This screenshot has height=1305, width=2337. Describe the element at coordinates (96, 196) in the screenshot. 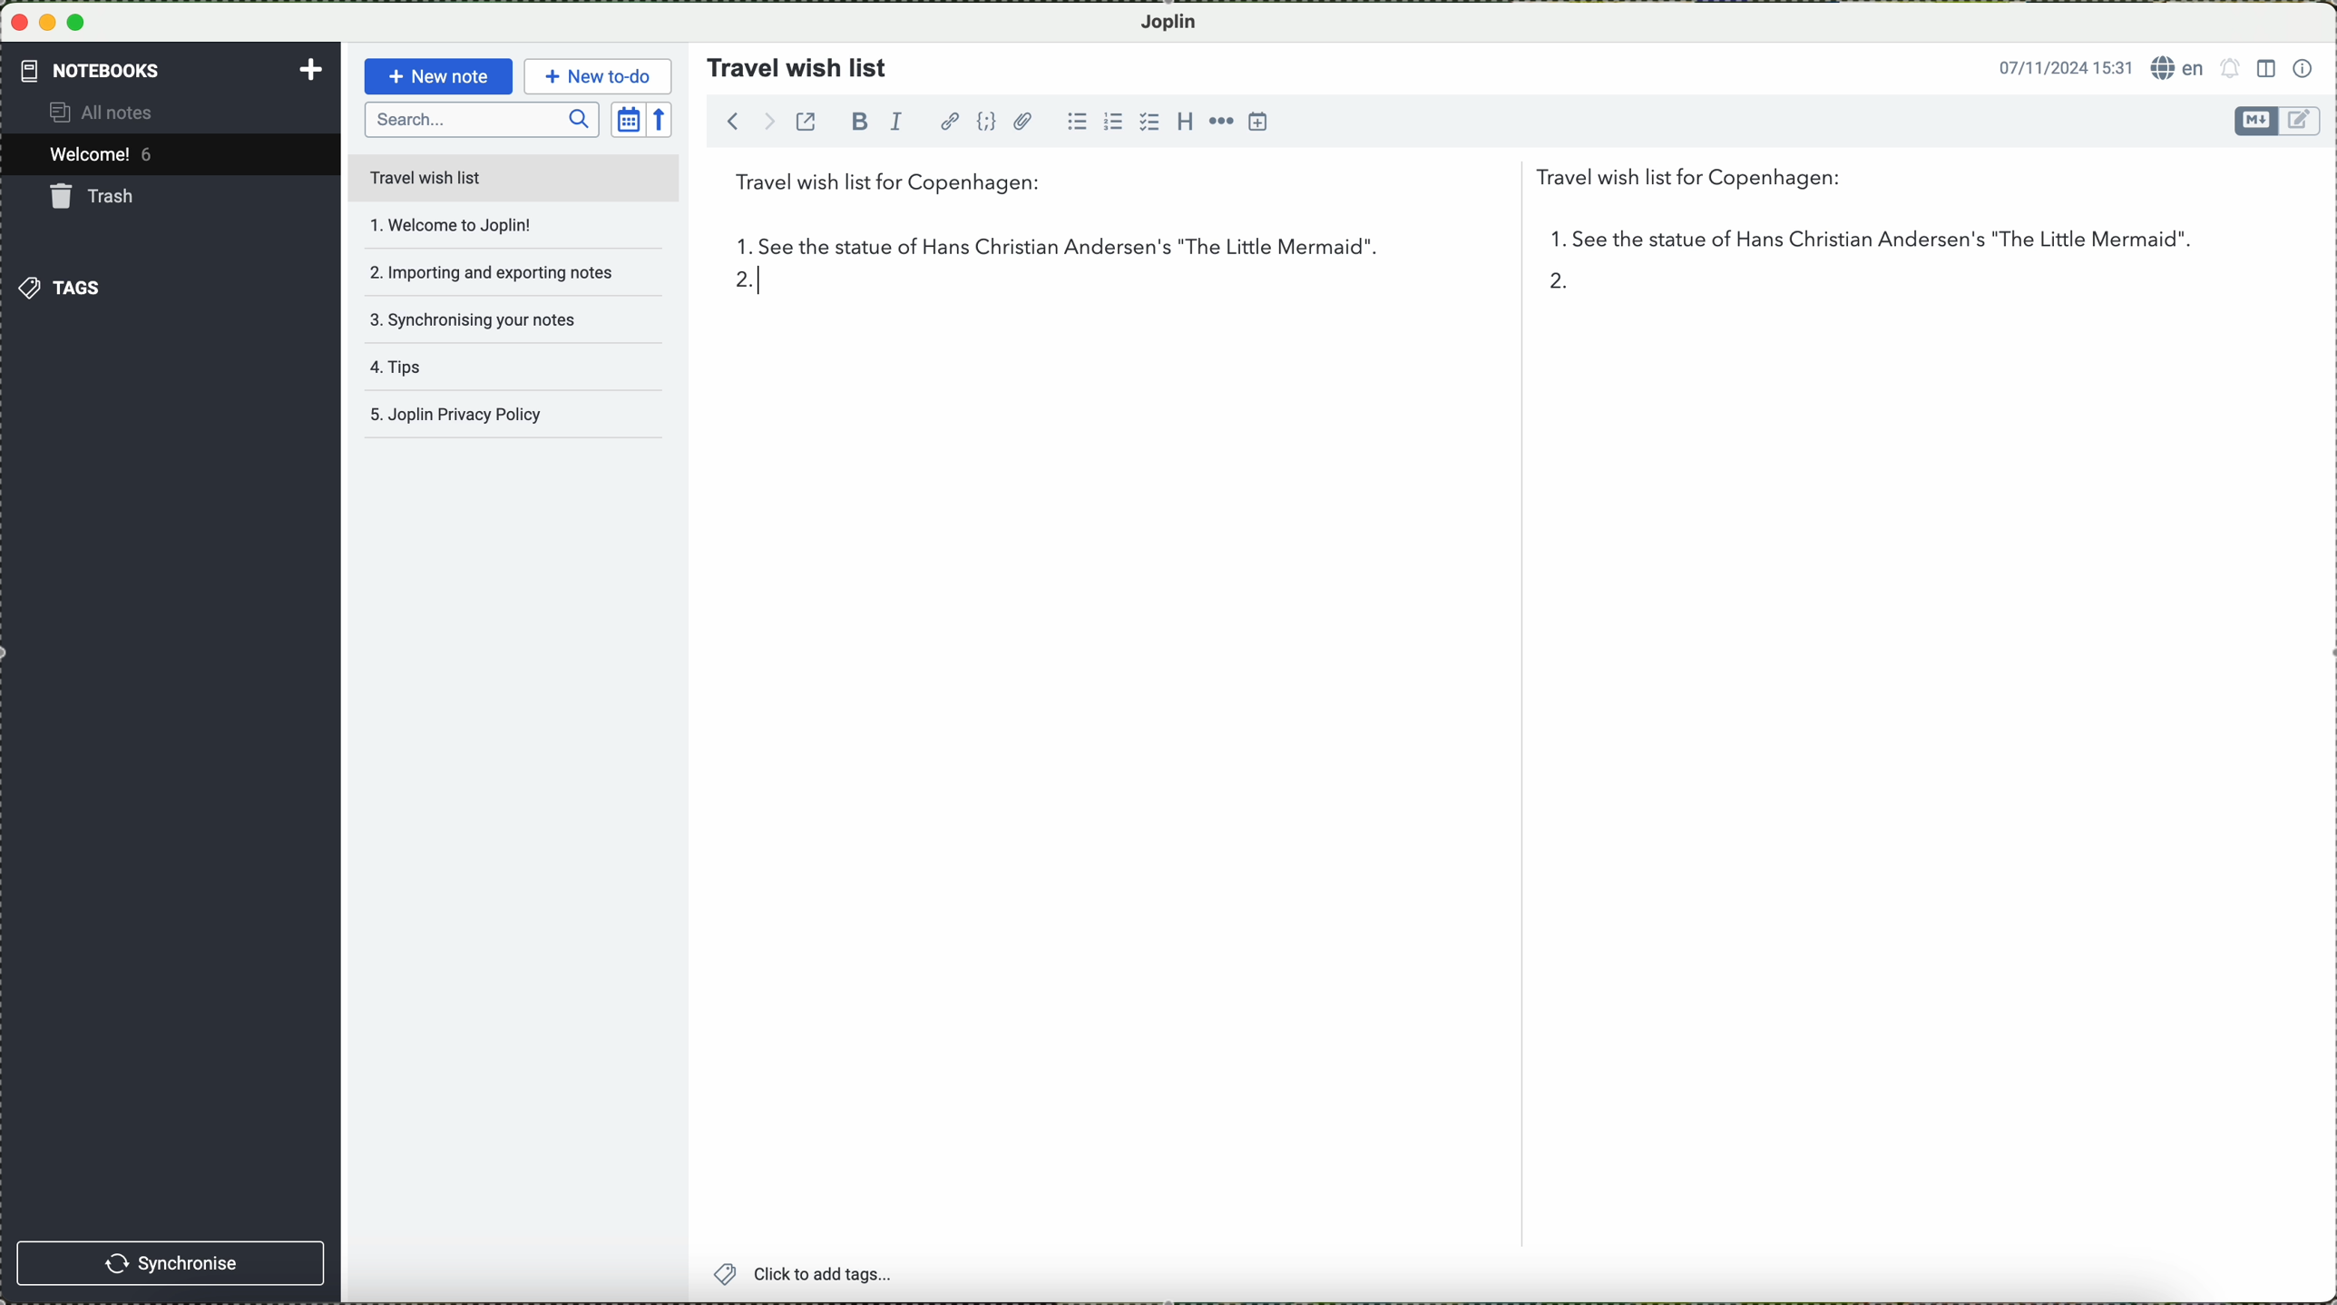

I see `trash` at that location.